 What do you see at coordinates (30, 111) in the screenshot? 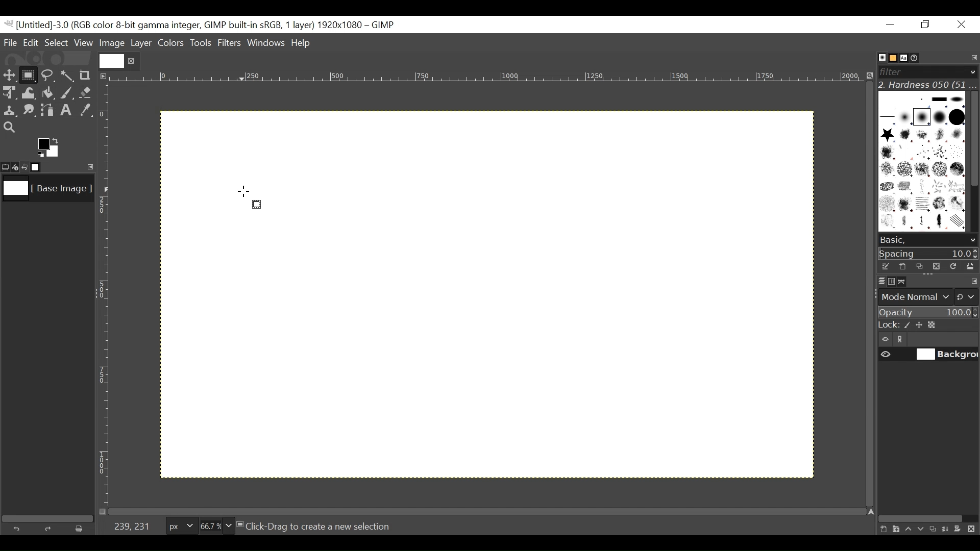
I see `Smudge tool` at bounding box center [30, 111].